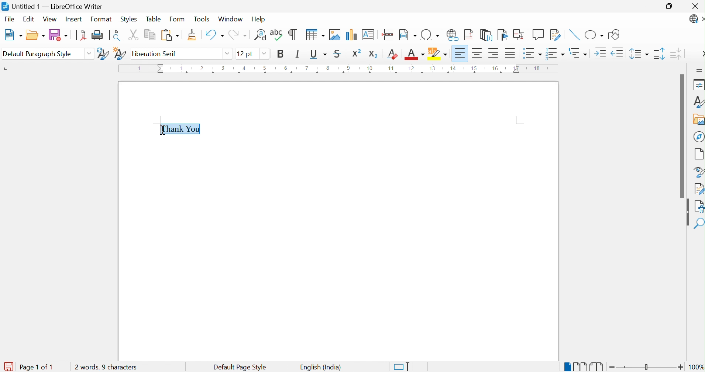  What do you see at coordinates (593, 34) in the screenshot?
I see `Basic Shapes` at bounding box center [593, 34].